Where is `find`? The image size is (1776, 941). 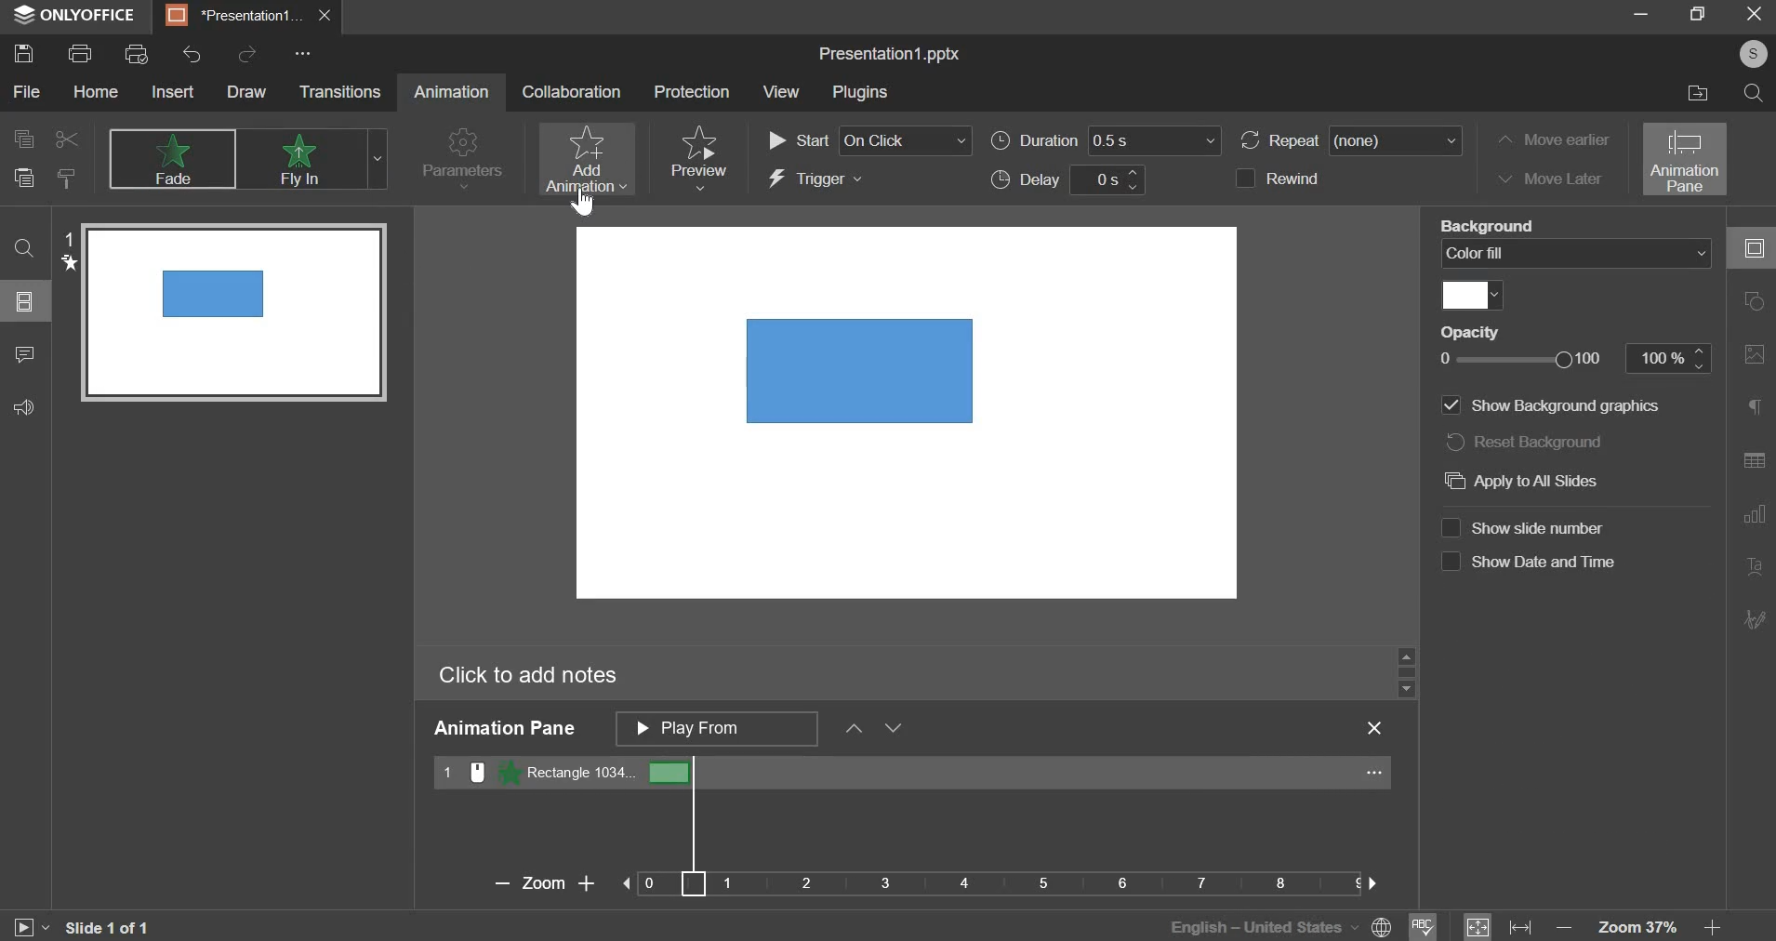 find is located at coordinates (1755, 94).